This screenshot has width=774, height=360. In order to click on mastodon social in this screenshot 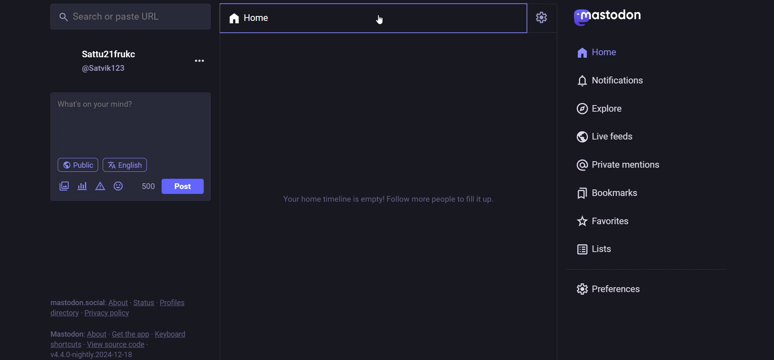, I will do `click(78, 300)`.